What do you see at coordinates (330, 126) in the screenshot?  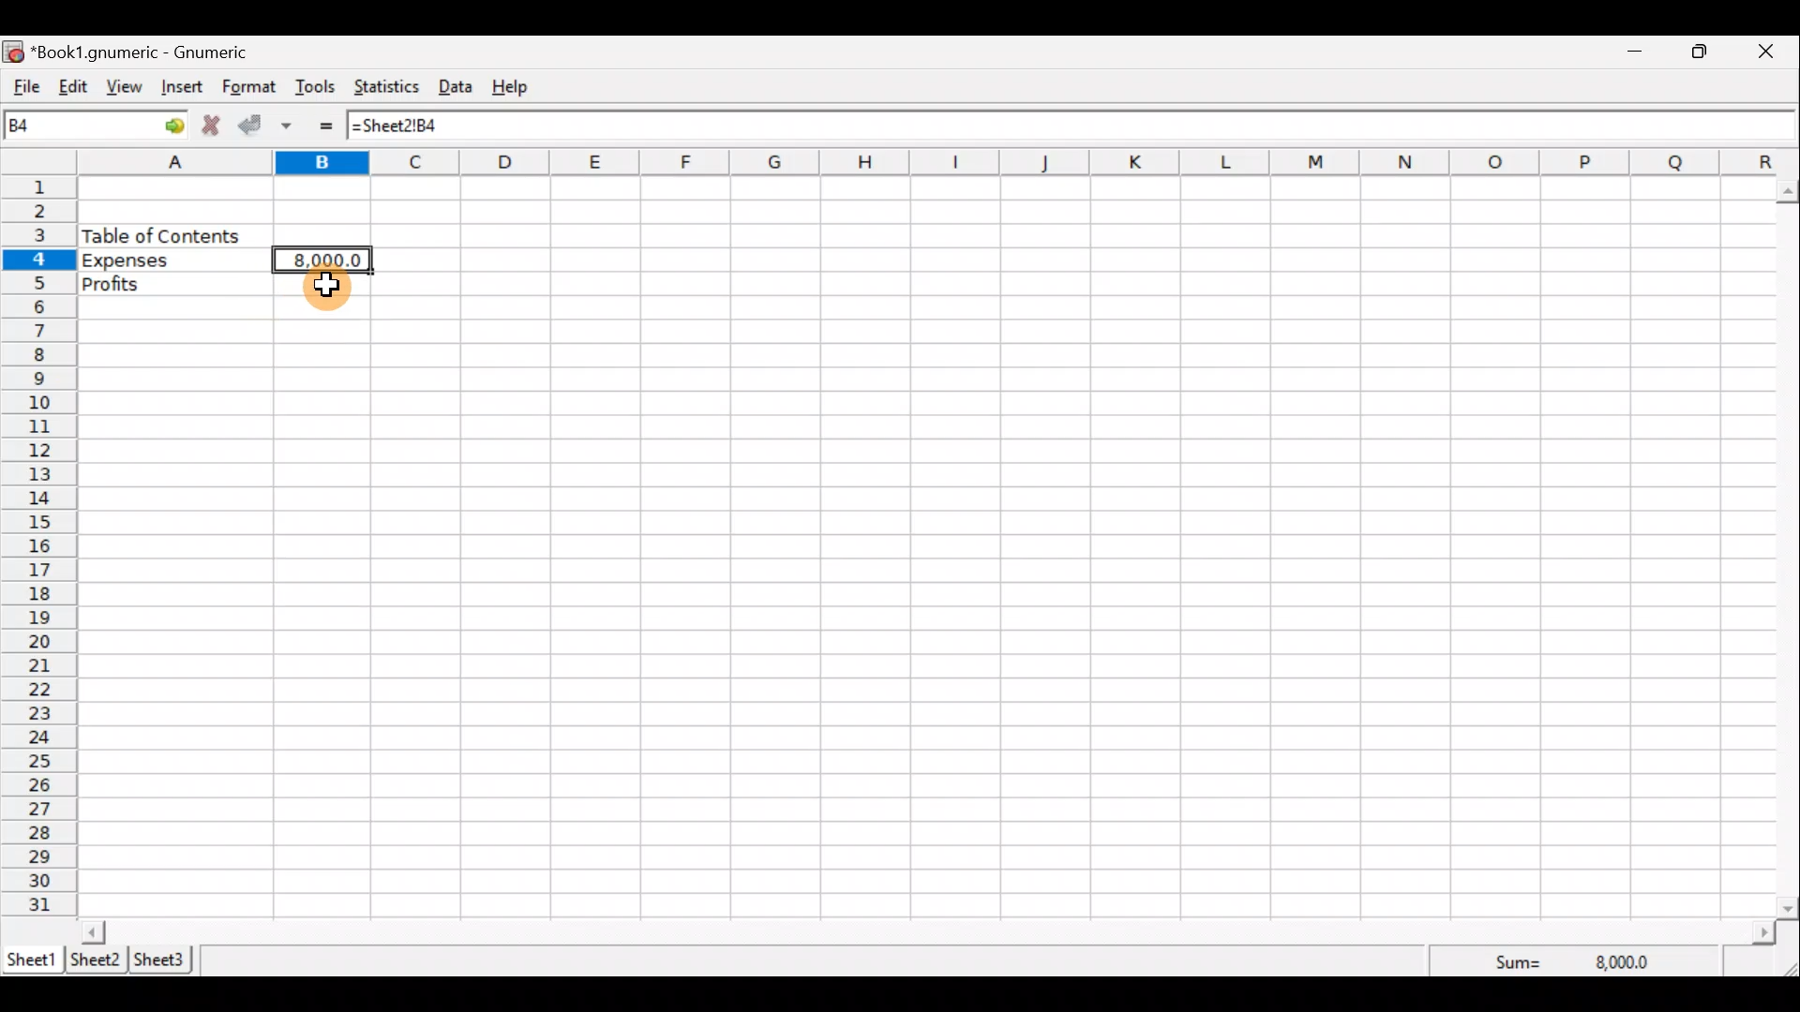 I see `Enter formula` at bounding box center [330, 126].